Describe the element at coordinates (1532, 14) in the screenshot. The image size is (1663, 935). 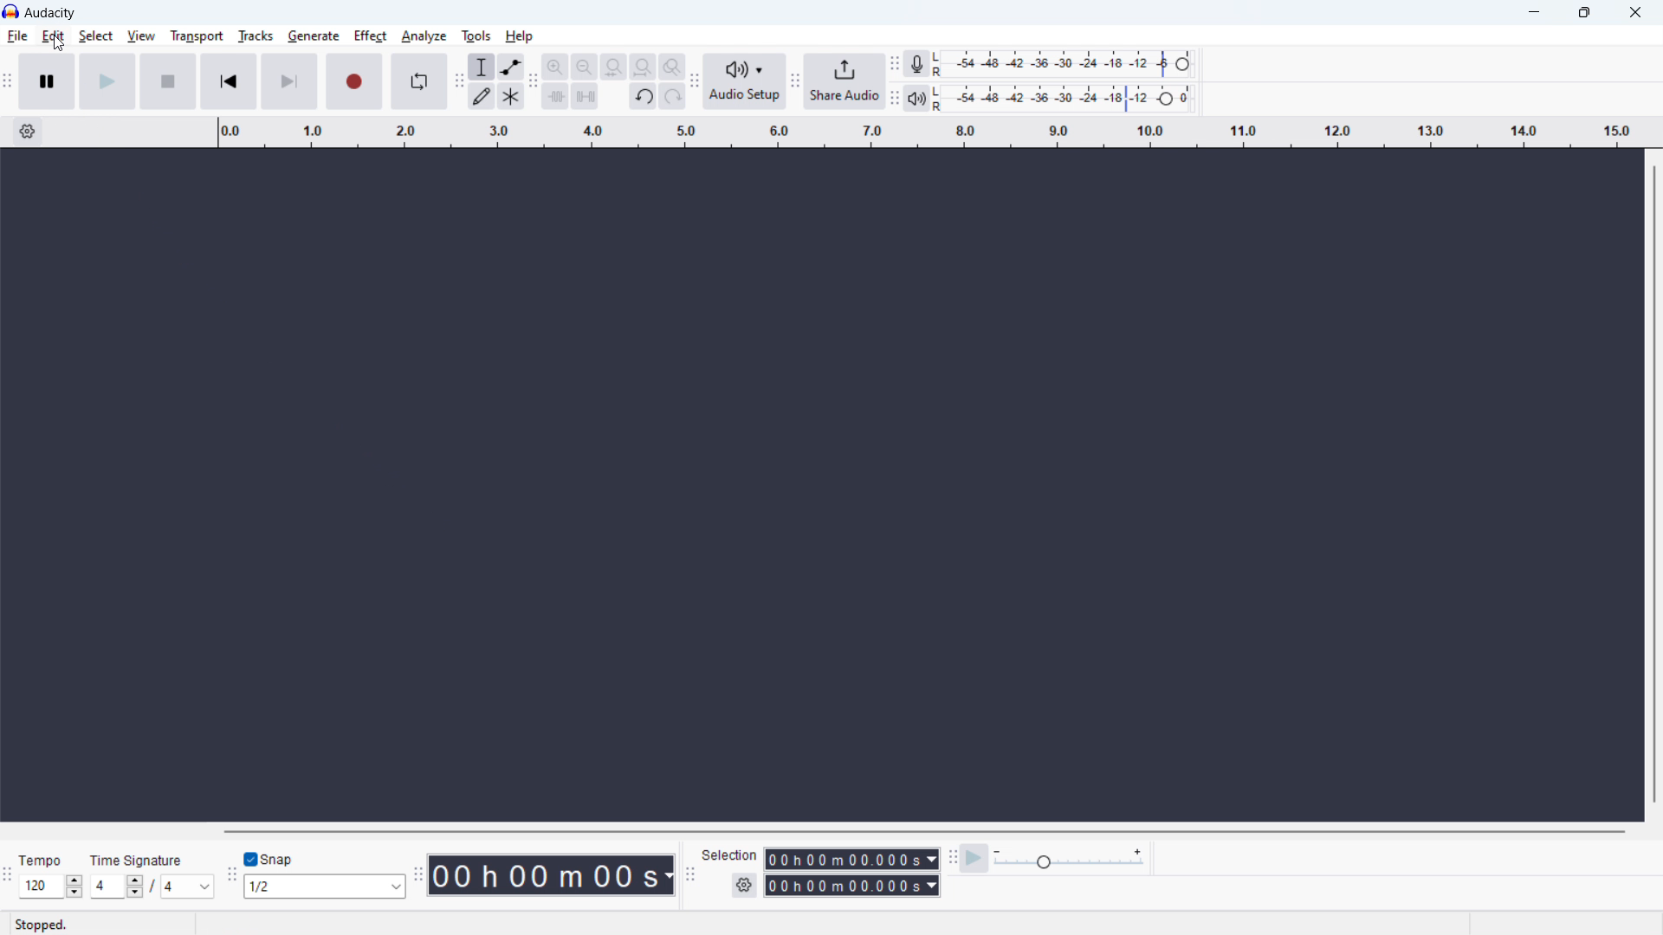
I see `minimize` at that location.